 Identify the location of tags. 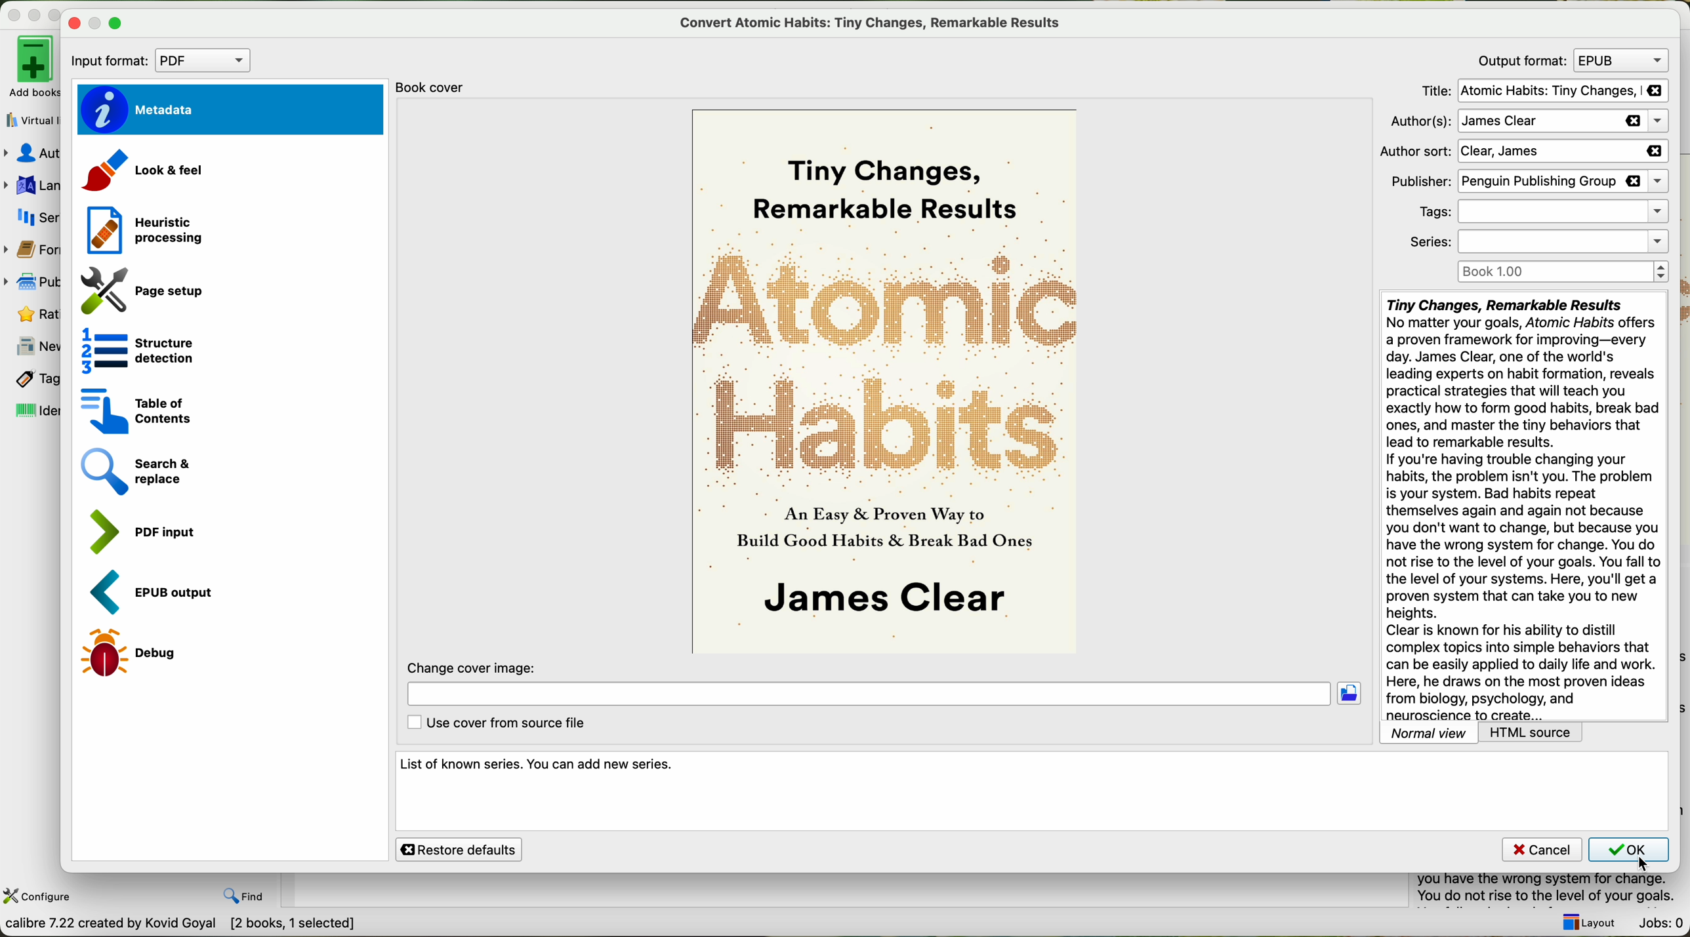
(1539, 212).